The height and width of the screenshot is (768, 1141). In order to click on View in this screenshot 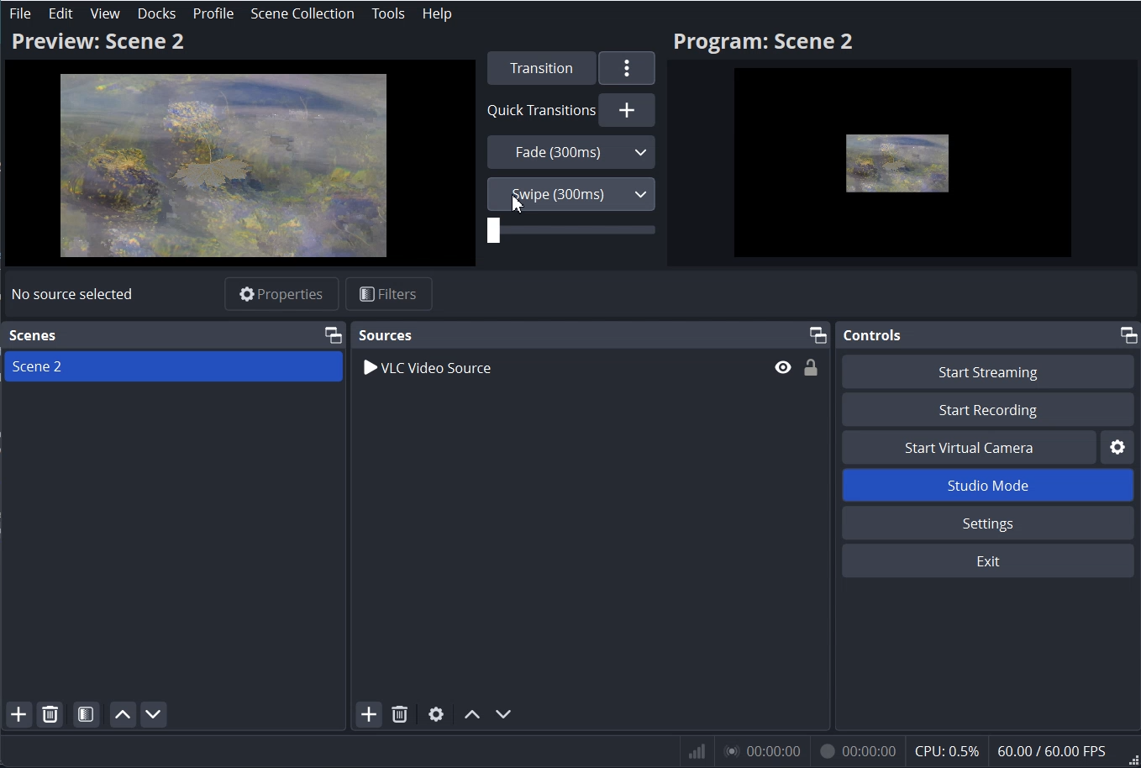, I will do `click(104, 14)`.